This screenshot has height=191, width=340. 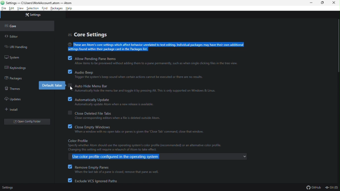 I want to click on C:\Users\WorkAccount\.atom - Atom, so click(x=39, y=2).